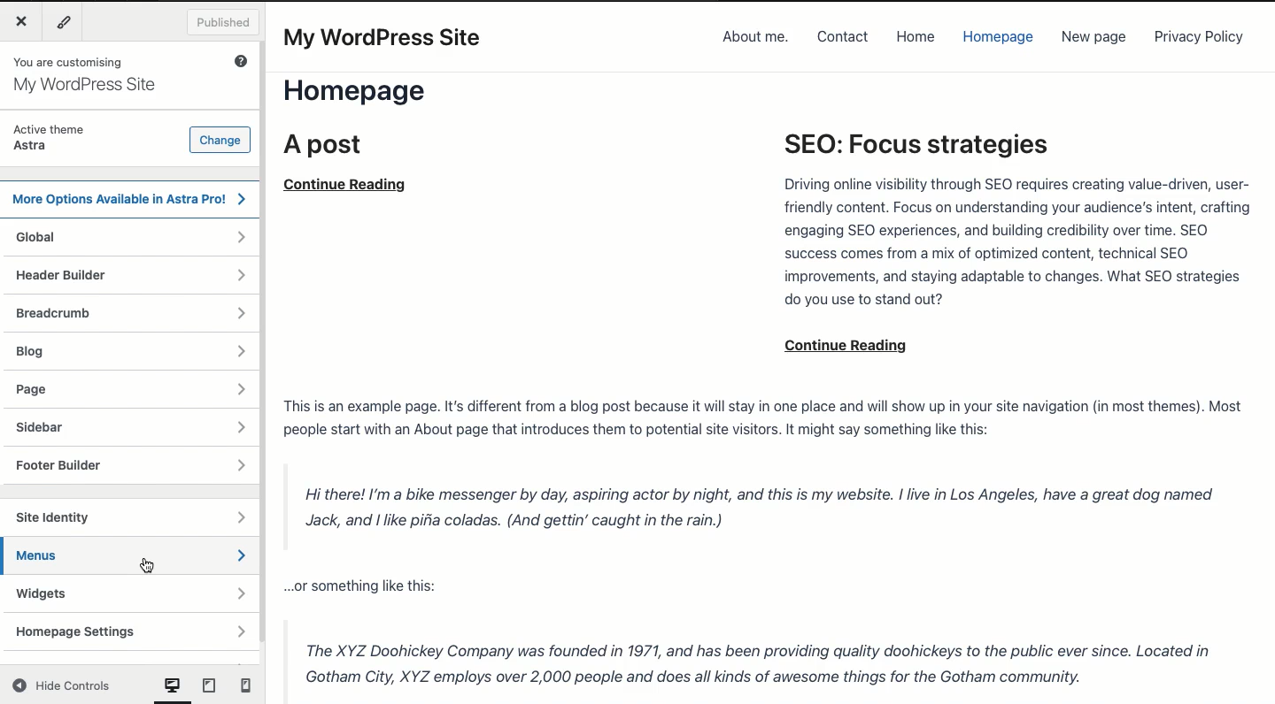 The height and width of the screenshot is (704, 1275). I want to click on Close, so click(20, 20).